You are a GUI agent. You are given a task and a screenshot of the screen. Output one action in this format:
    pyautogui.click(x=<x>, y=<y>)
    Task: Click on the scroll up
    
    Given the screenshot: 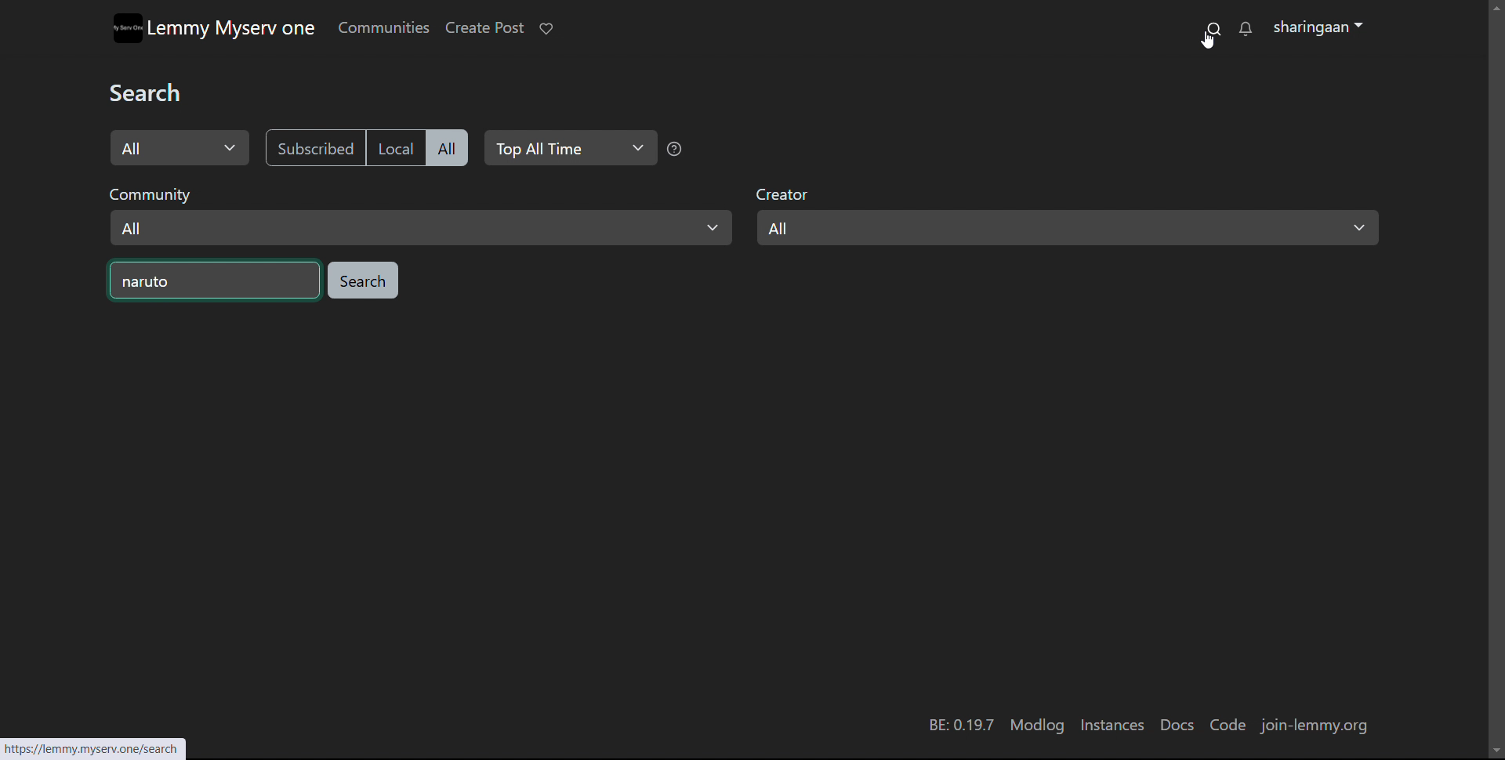 What is the action you would take?
    pyautogui.click(x=1494, y=6)
    